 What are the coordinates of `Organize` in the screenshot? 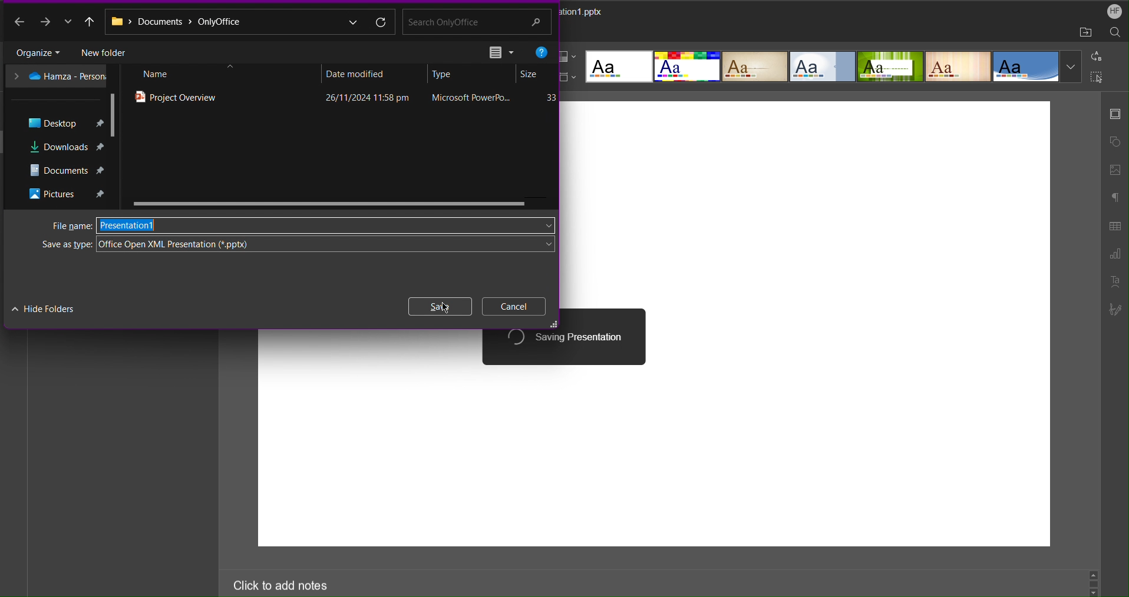 It's located at (38, 52).